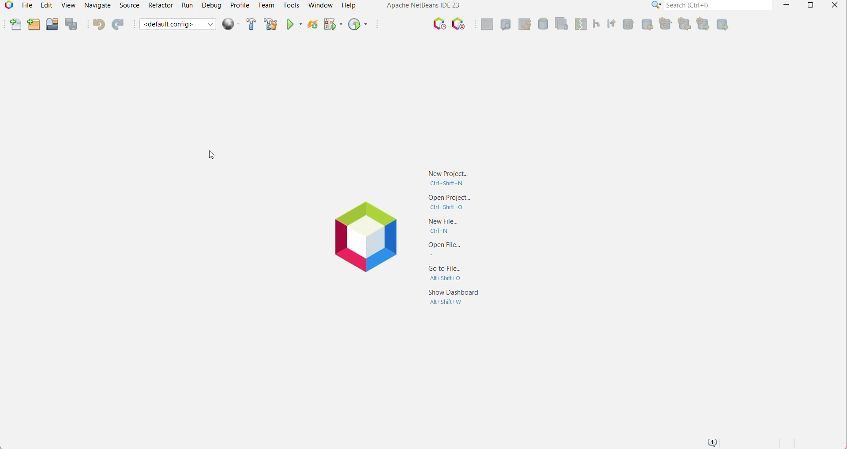  Describe the element at coordinates (628, 24) in the screenshot. I see `Pull from Upstream` at that location.